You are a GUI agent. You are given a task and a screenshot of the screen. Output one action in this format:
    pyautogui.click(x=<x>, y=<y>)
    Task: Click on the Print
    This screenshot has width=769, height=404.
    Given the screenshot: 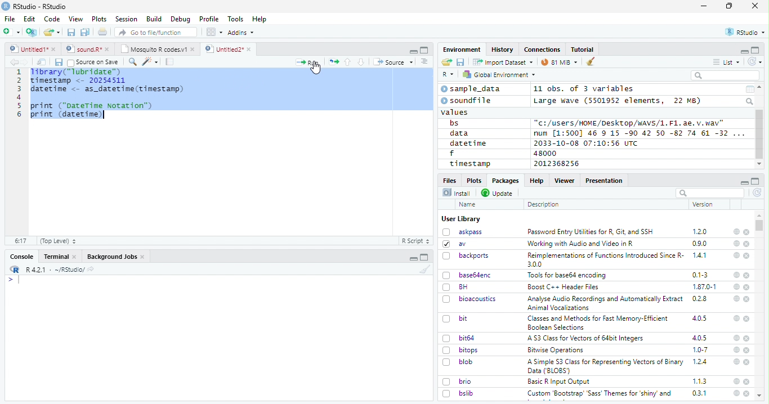 What is the action you would take?
    pyautogui.click(x=103, y=32)
    